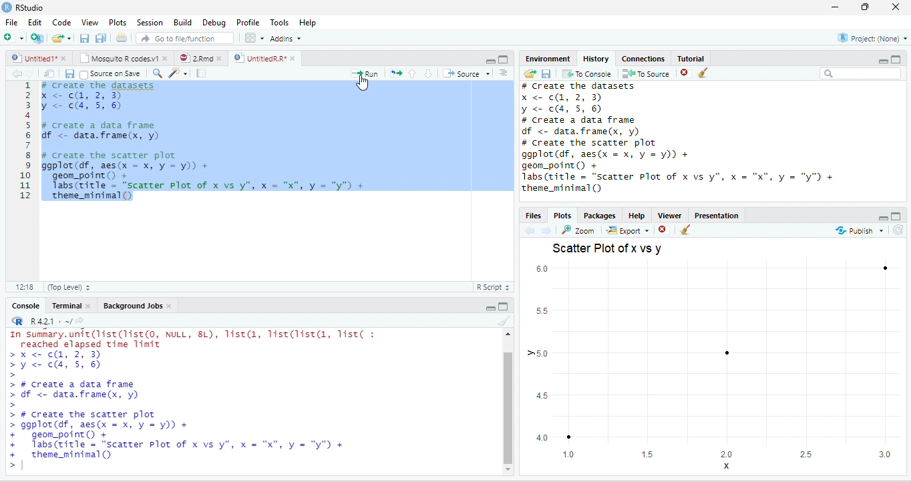 Image resolution: width=911 pixels, height=482 pixels. What do you see at coordinates (703, 73) in the screenshot?
I see `Clear all history entries` at bounding box center [703, 73].